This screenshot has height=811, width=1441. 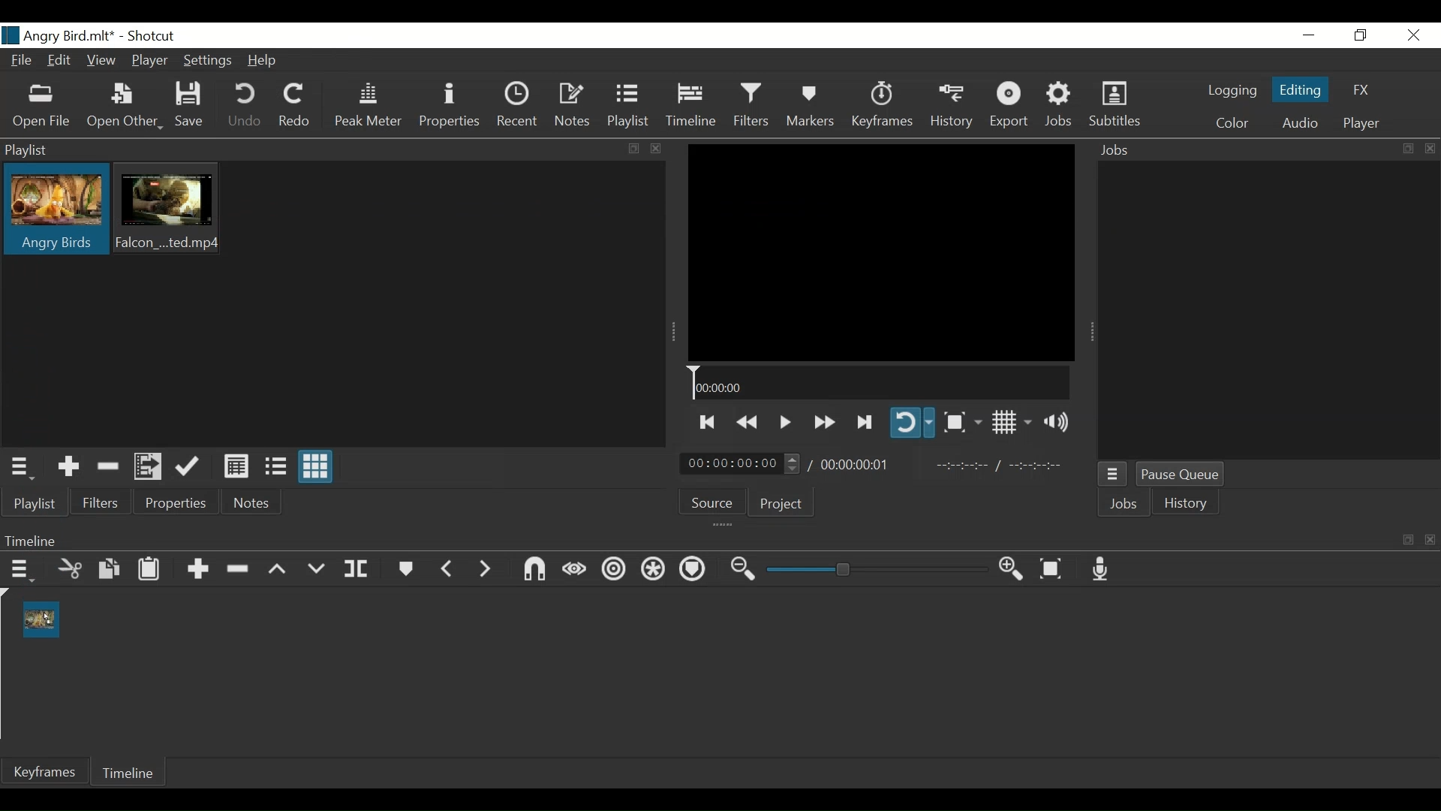 I want to click on Properties, so click(x=179, y=504).